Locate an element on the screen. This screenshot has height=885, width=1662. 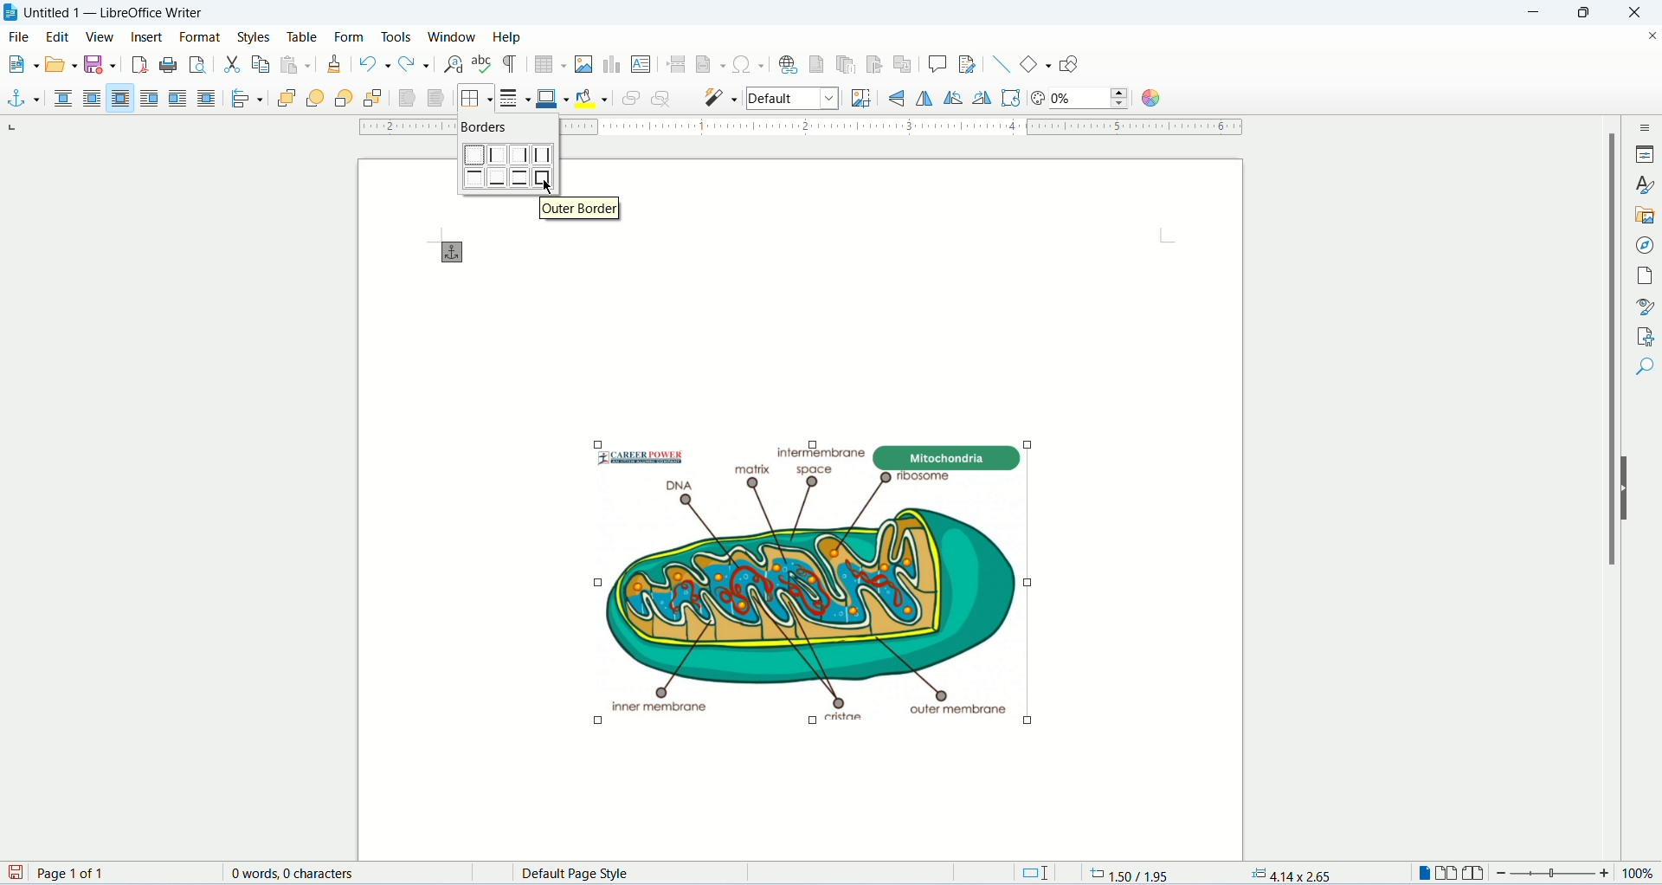
anchor is located at coordinates (22, 100).